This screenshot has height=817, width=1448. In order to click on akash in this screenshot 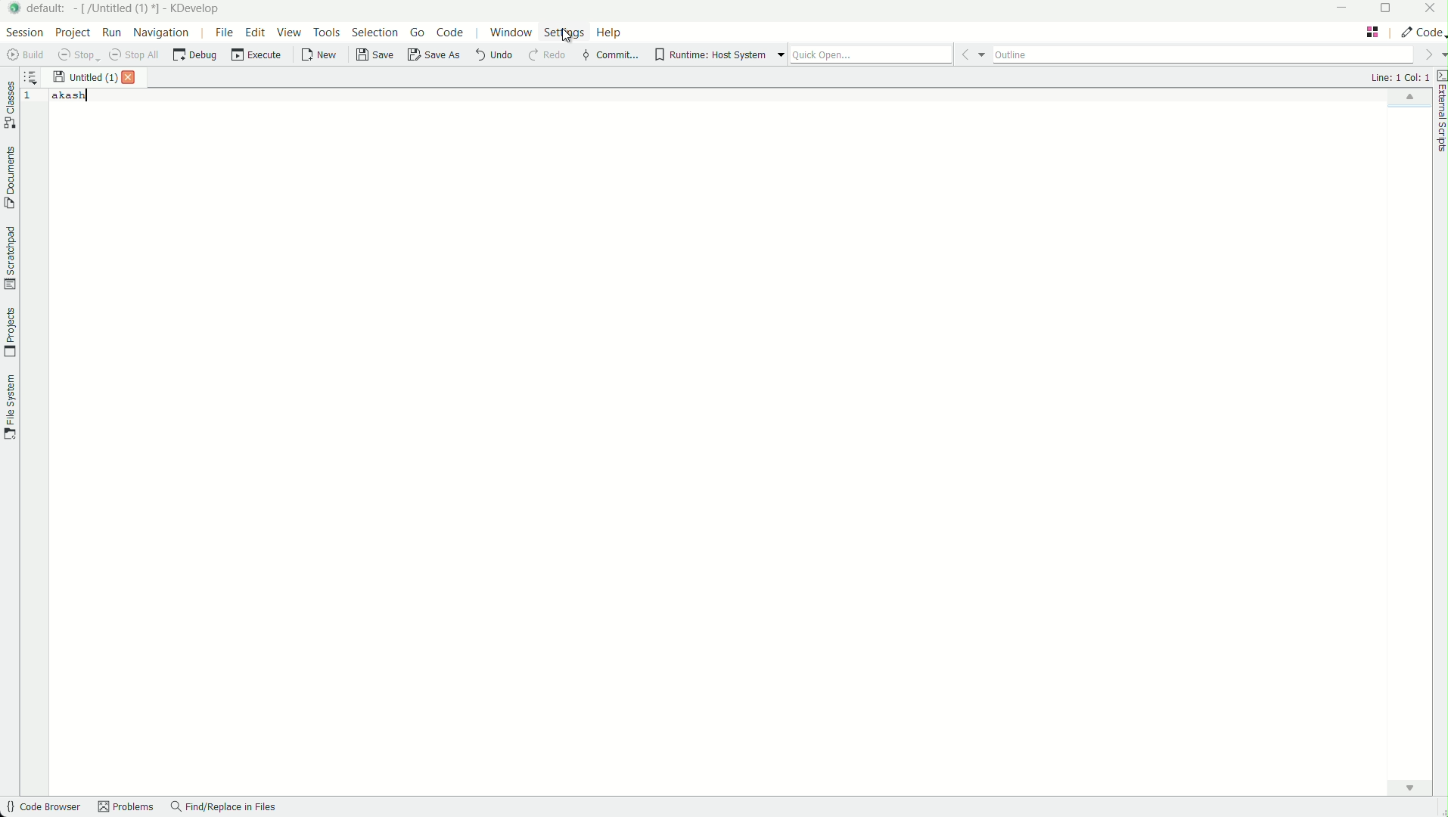, I will do `click(70, 95)`.